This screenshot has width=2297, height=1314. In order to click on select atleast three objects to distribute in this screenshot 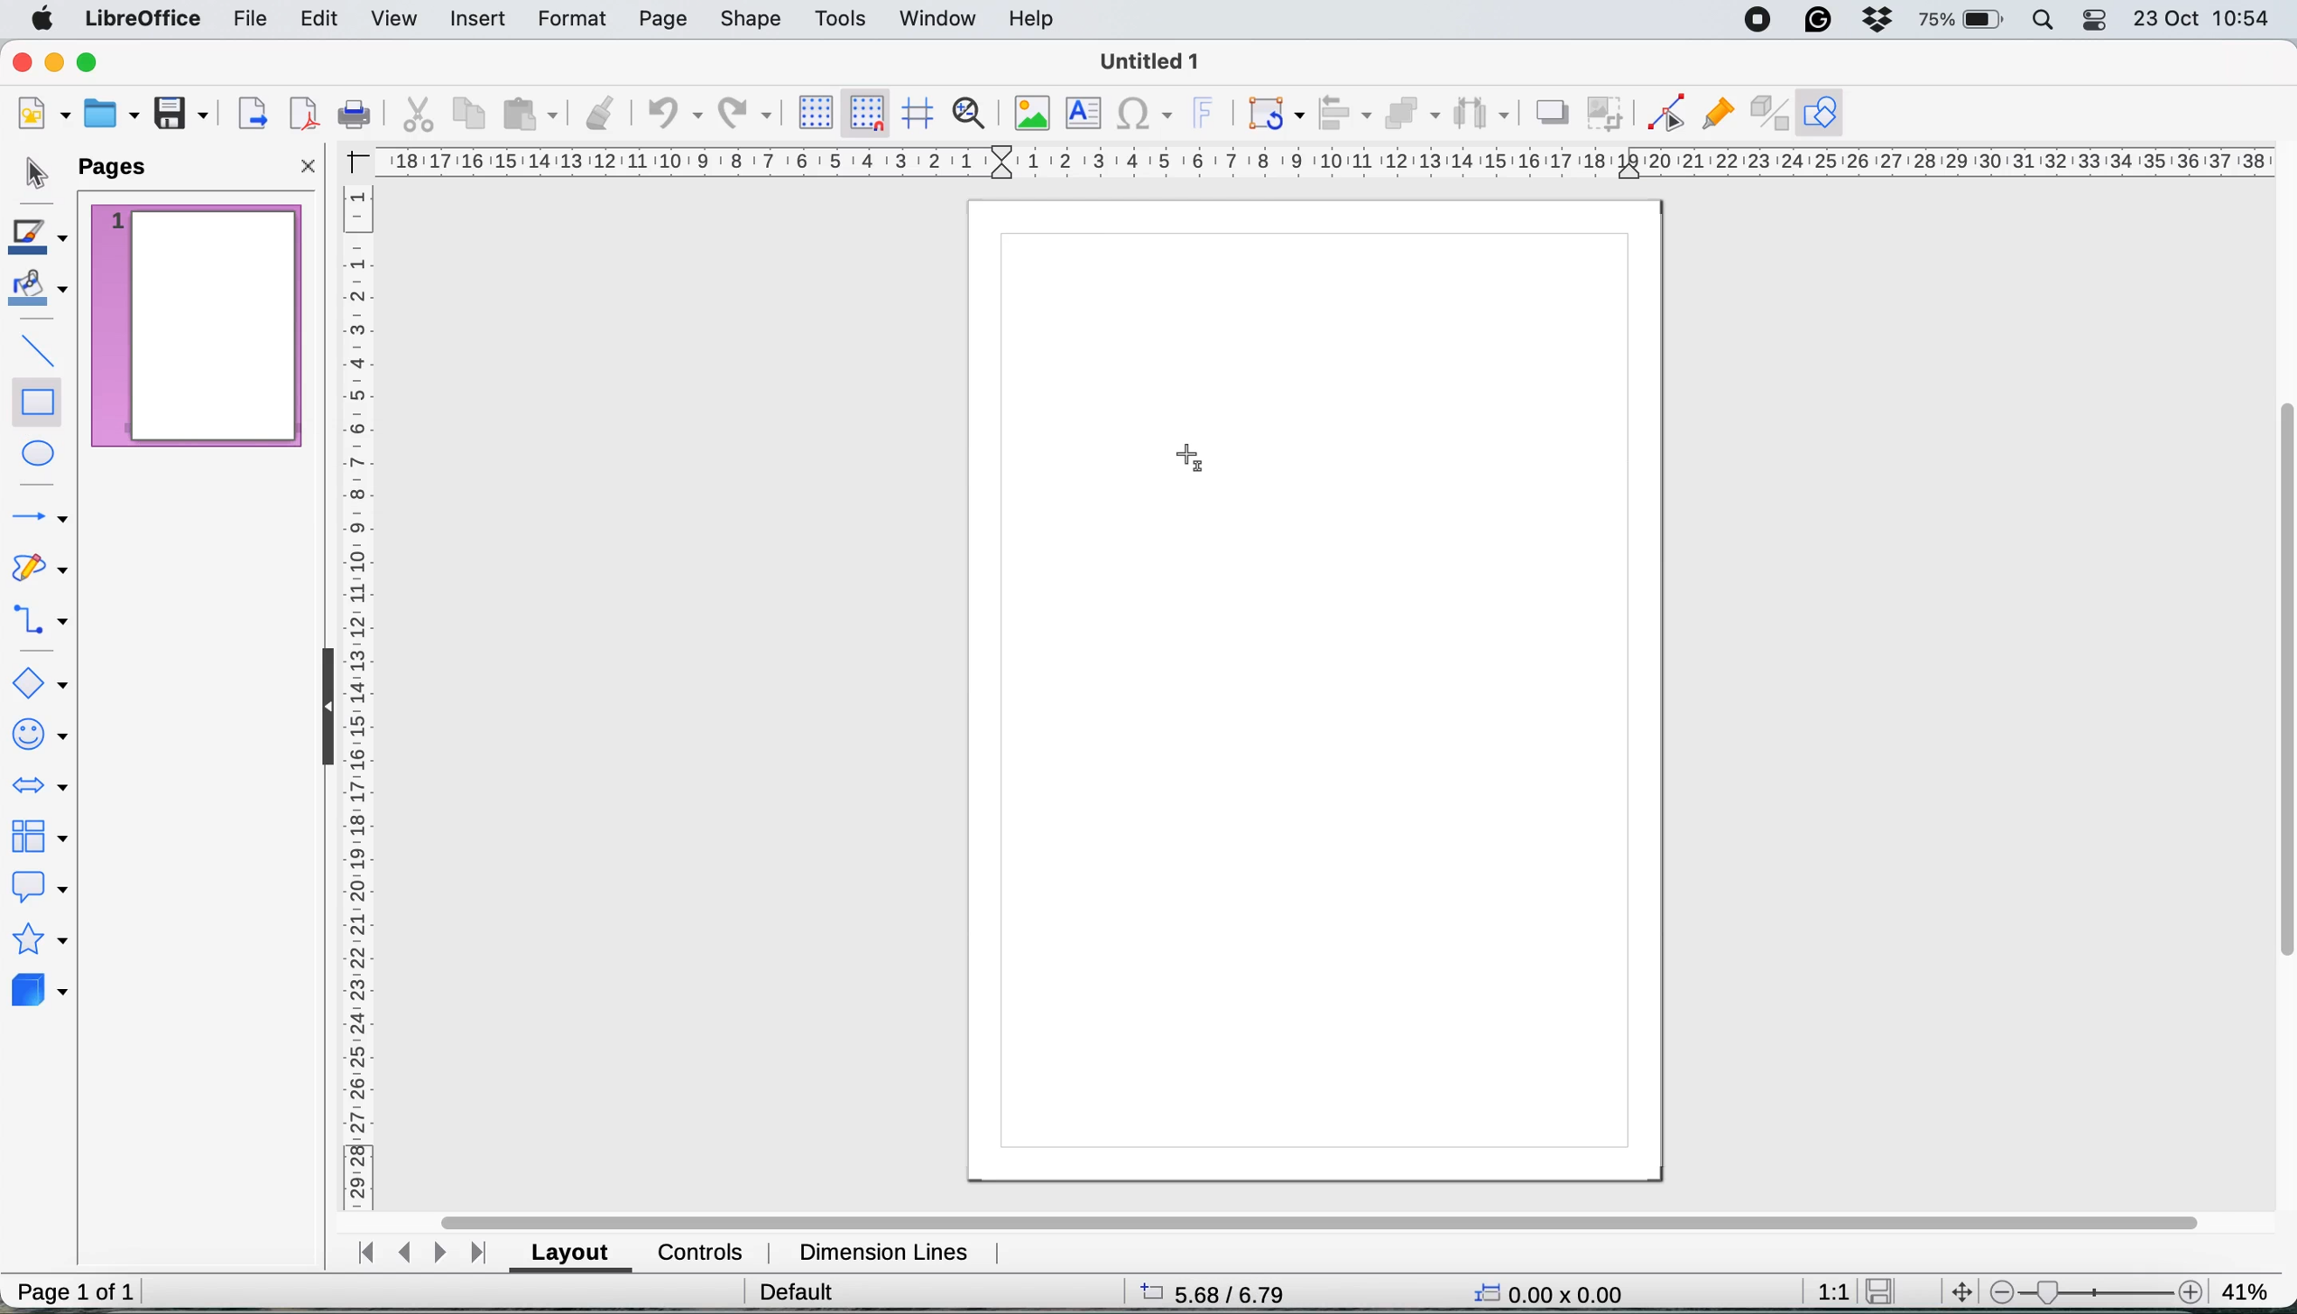, I will do `click(1488, 113)`.